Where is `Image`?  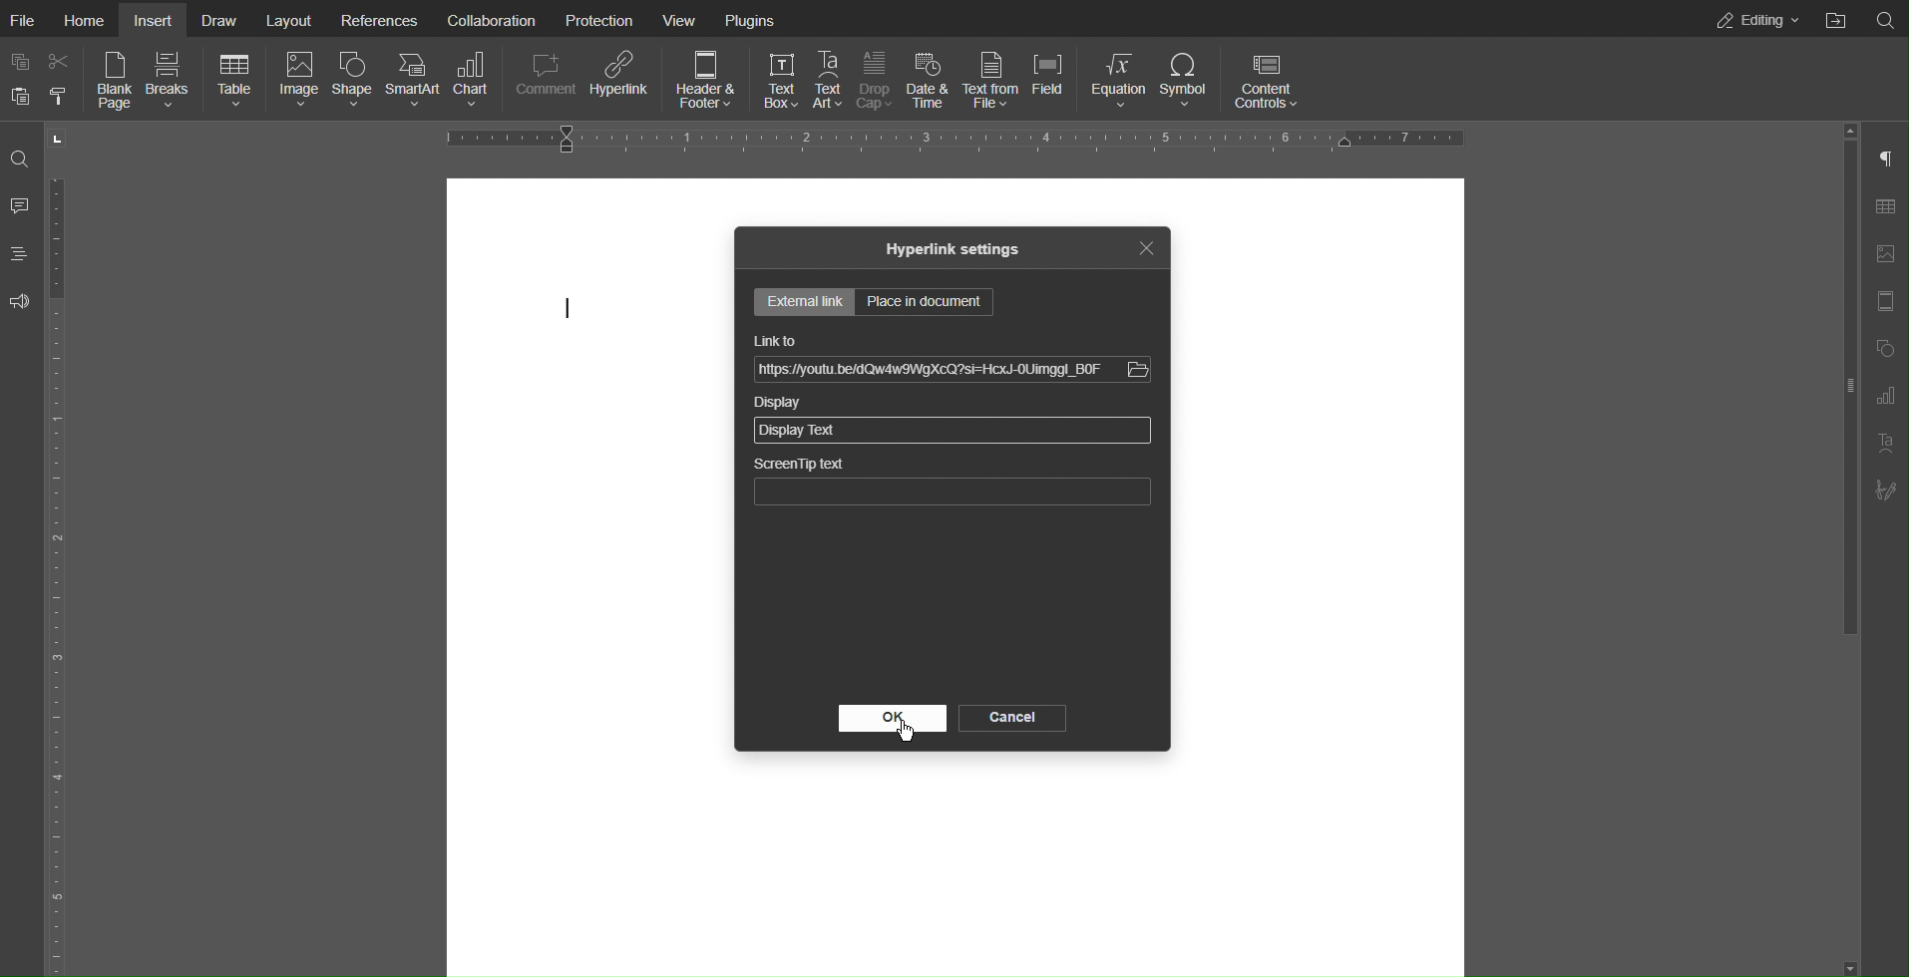
Image is located at coordinates (300, 81).